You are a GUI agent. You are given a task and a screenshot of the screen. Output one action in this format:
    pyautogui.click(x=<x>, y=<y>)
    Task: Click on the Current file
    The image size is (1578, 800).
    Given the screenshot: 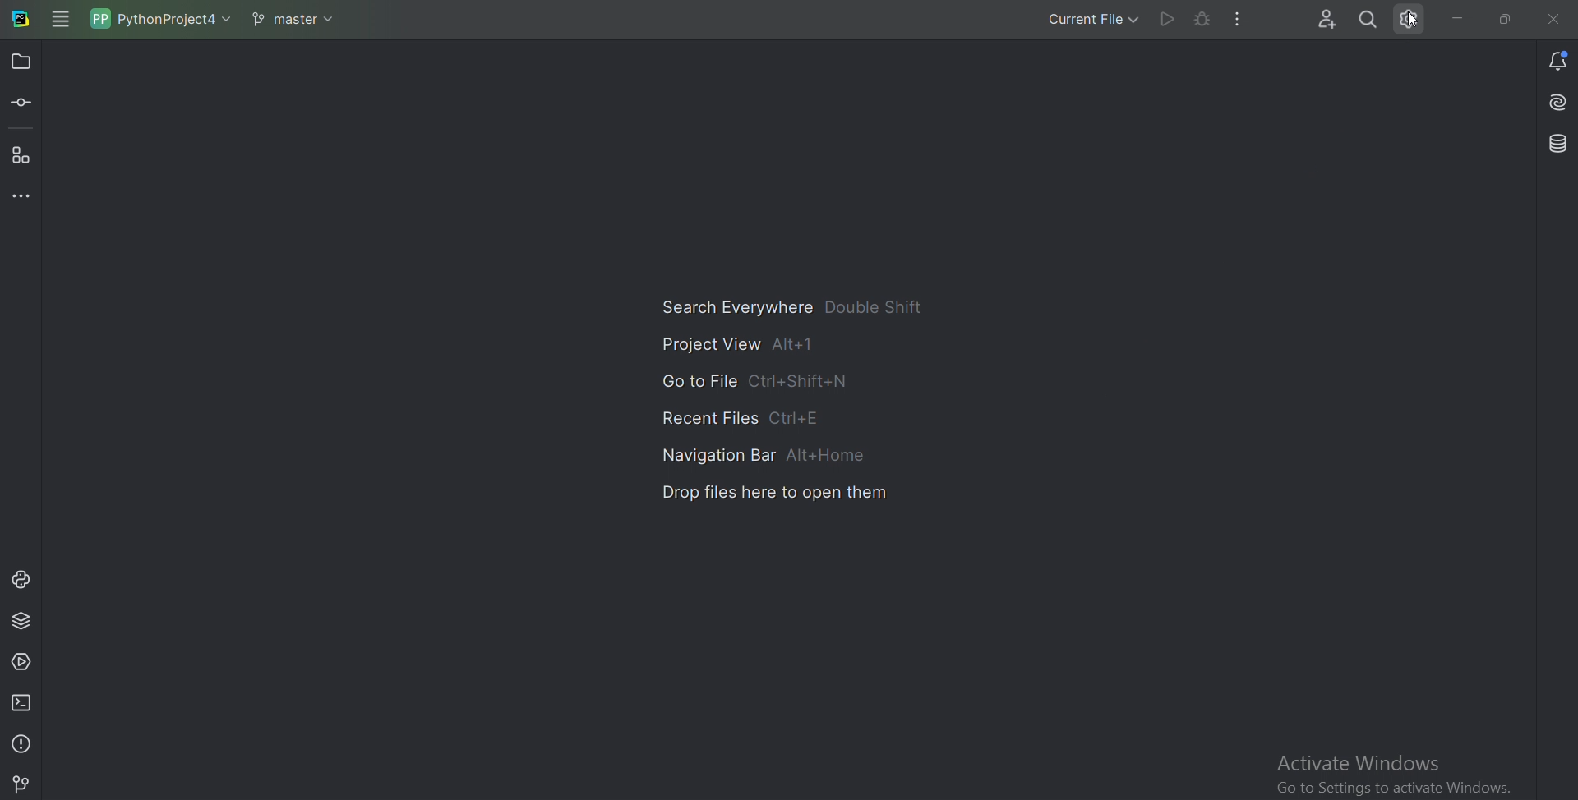 What is the action you would take?
    pyautogui.click(x=1077, y=19)
    